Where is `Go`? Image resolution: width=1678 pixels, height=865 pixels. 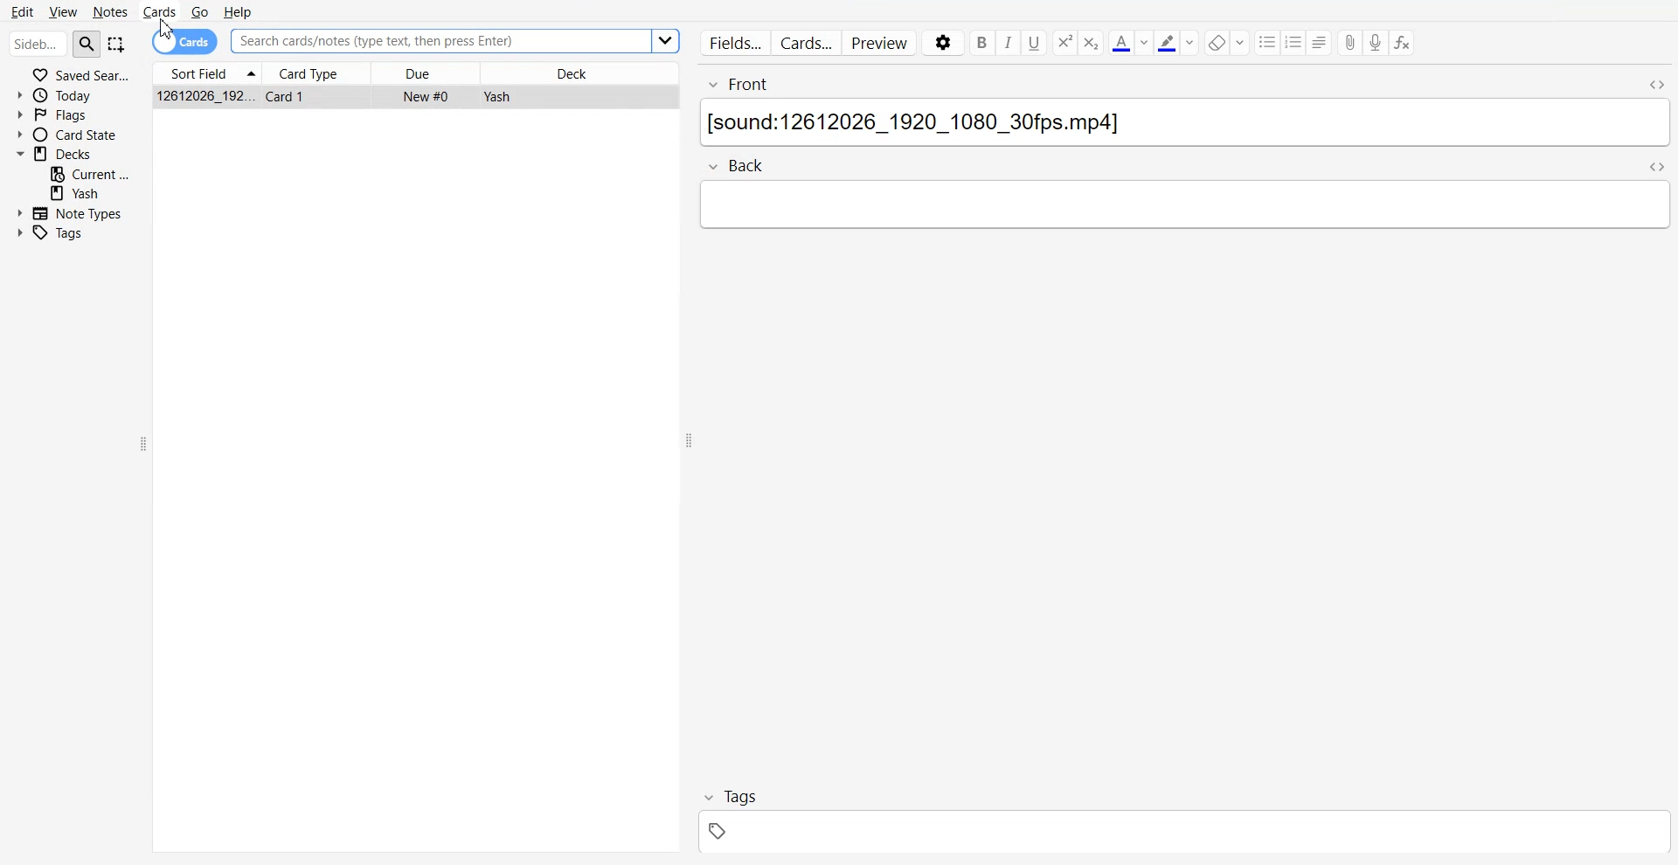
Go is located at coordinates (198, 11).